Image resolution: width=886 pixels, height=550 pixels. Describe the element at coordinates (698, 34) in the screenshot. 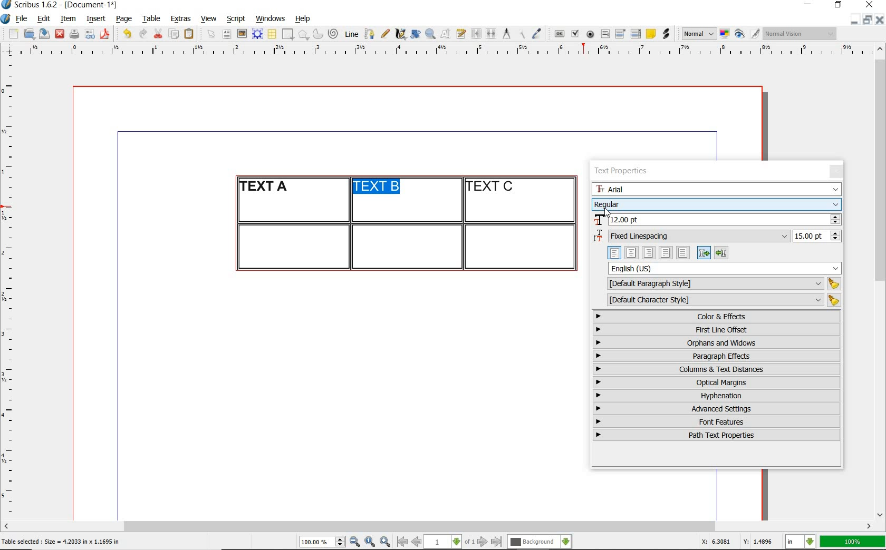

I see `select image preview mode` at that location.